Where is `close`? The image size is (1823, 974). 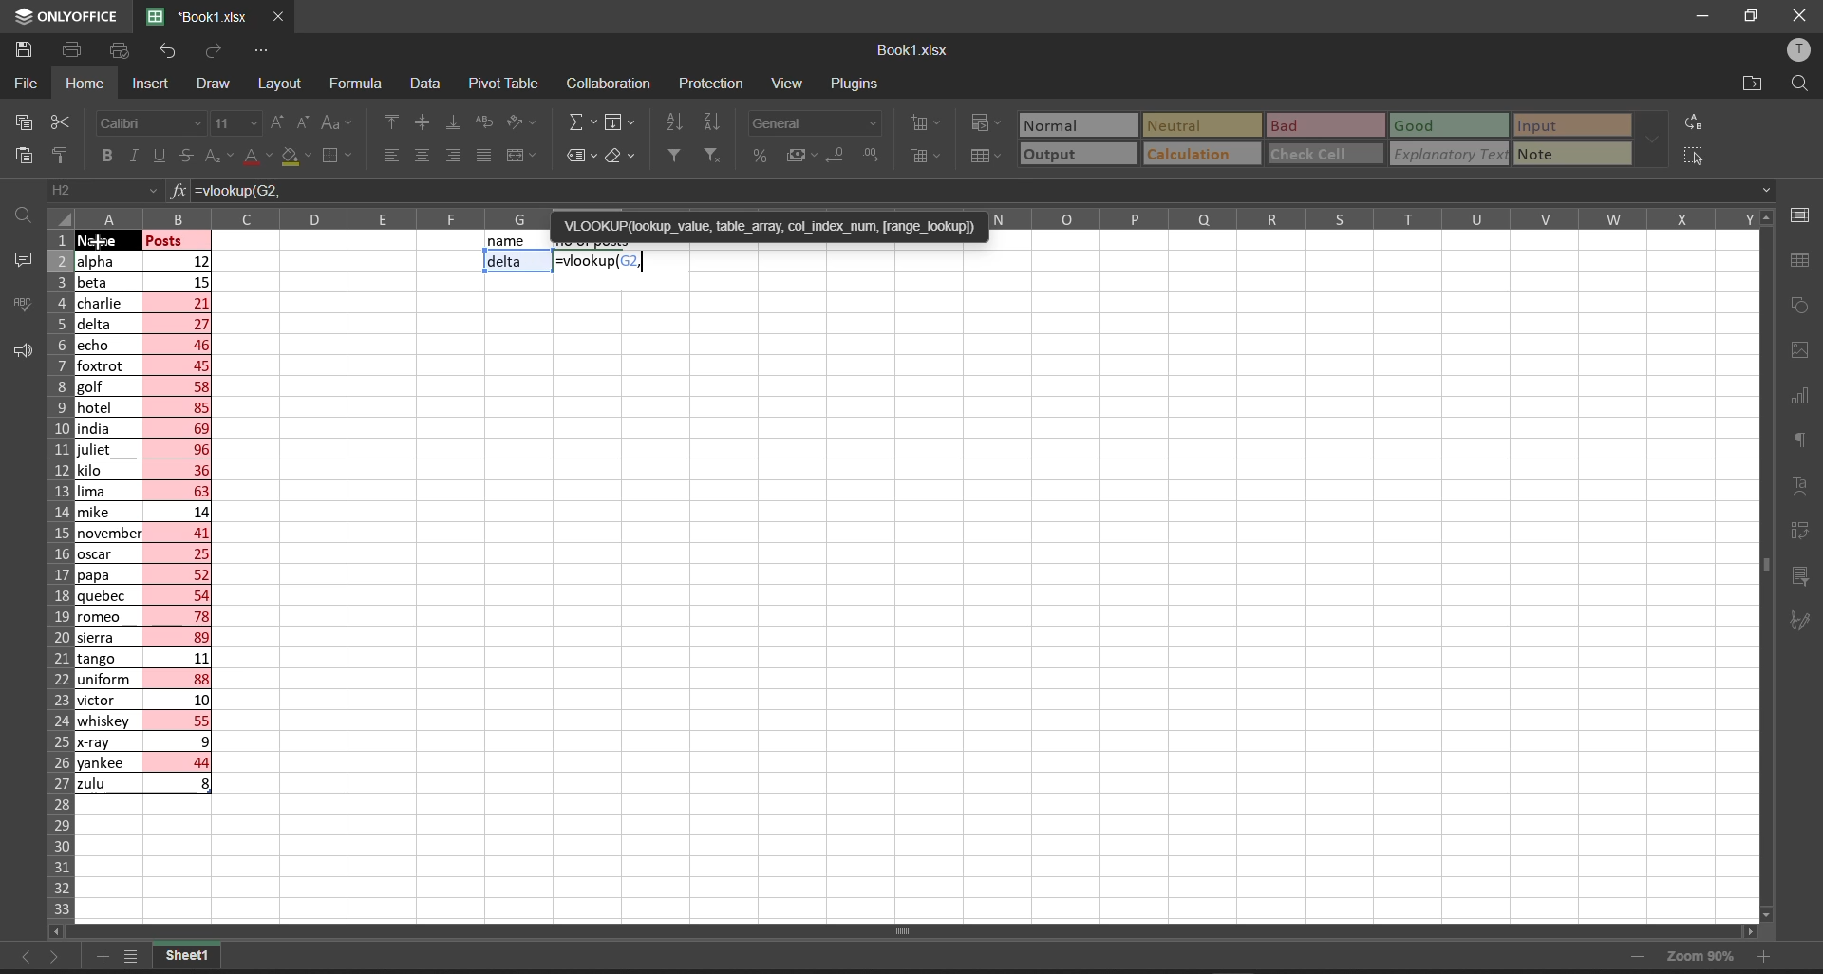 close is located at coordinates (1796, 16).